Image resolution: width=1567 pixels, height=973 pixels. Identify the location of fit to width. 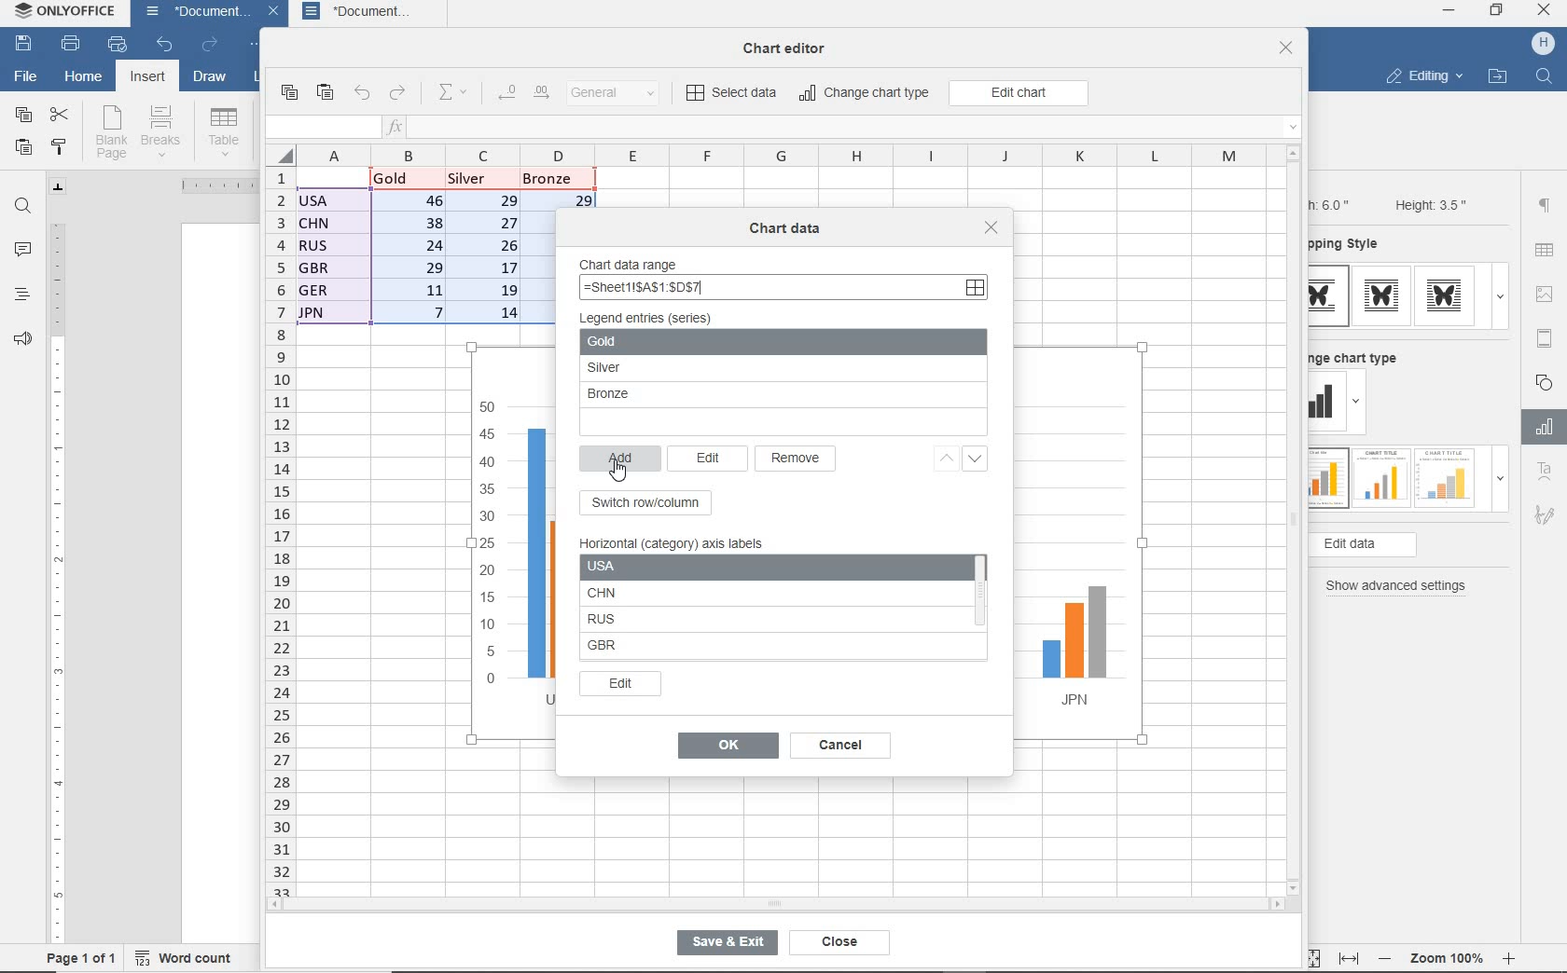
(1348, 958).